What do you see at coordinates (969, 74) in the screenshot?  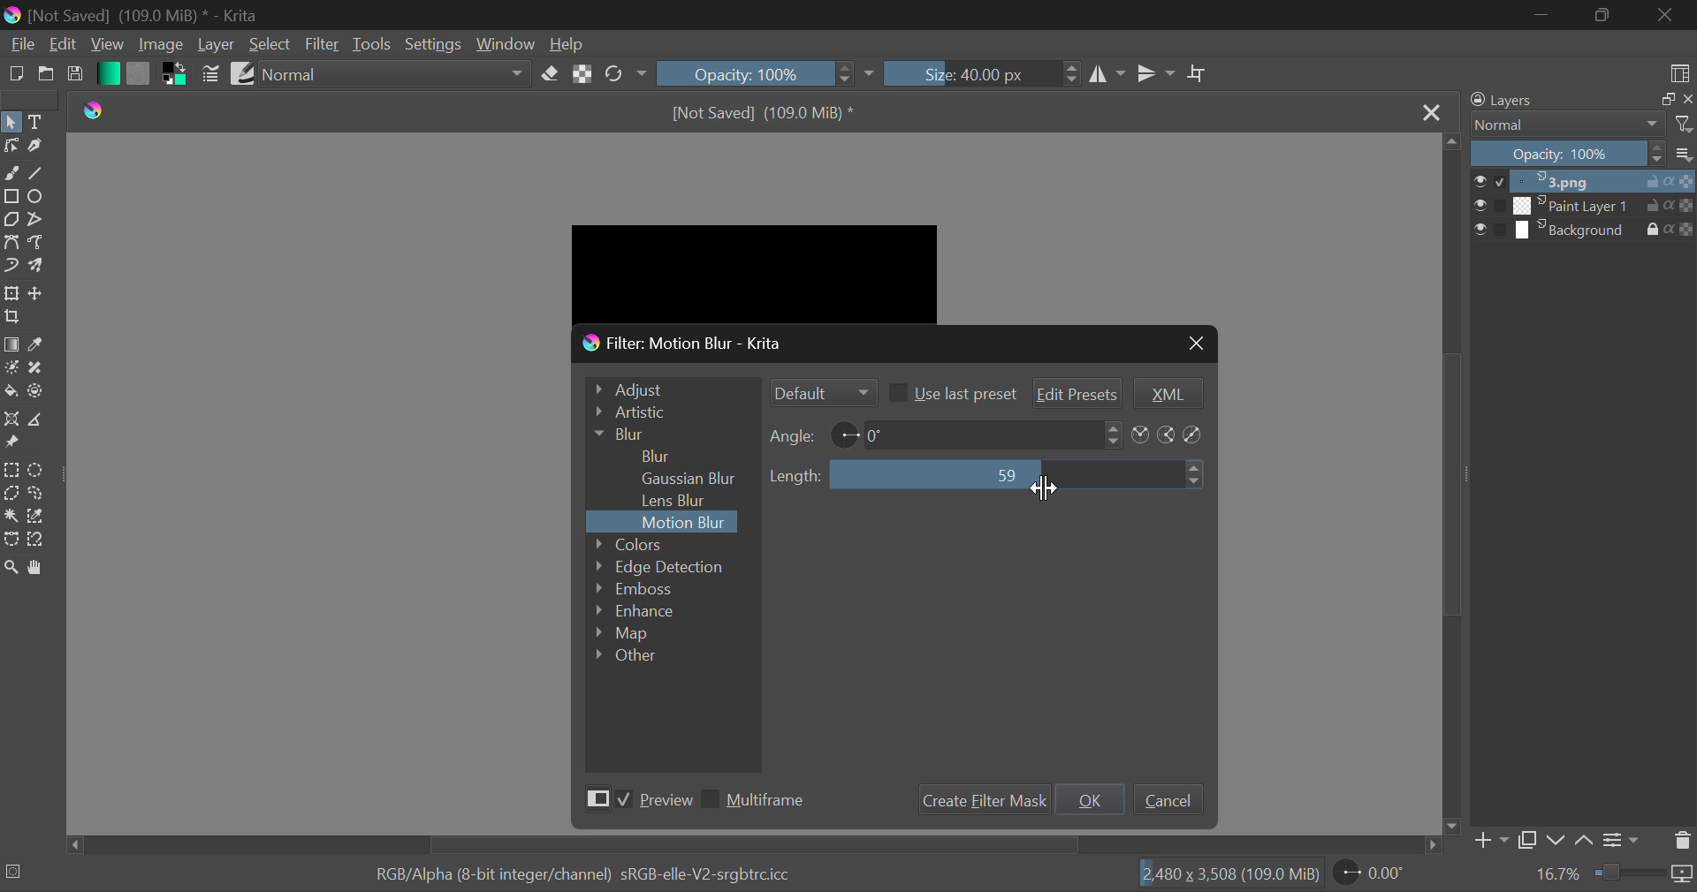 I see `Size: 40.00 px` at bounding box center [969, 74].